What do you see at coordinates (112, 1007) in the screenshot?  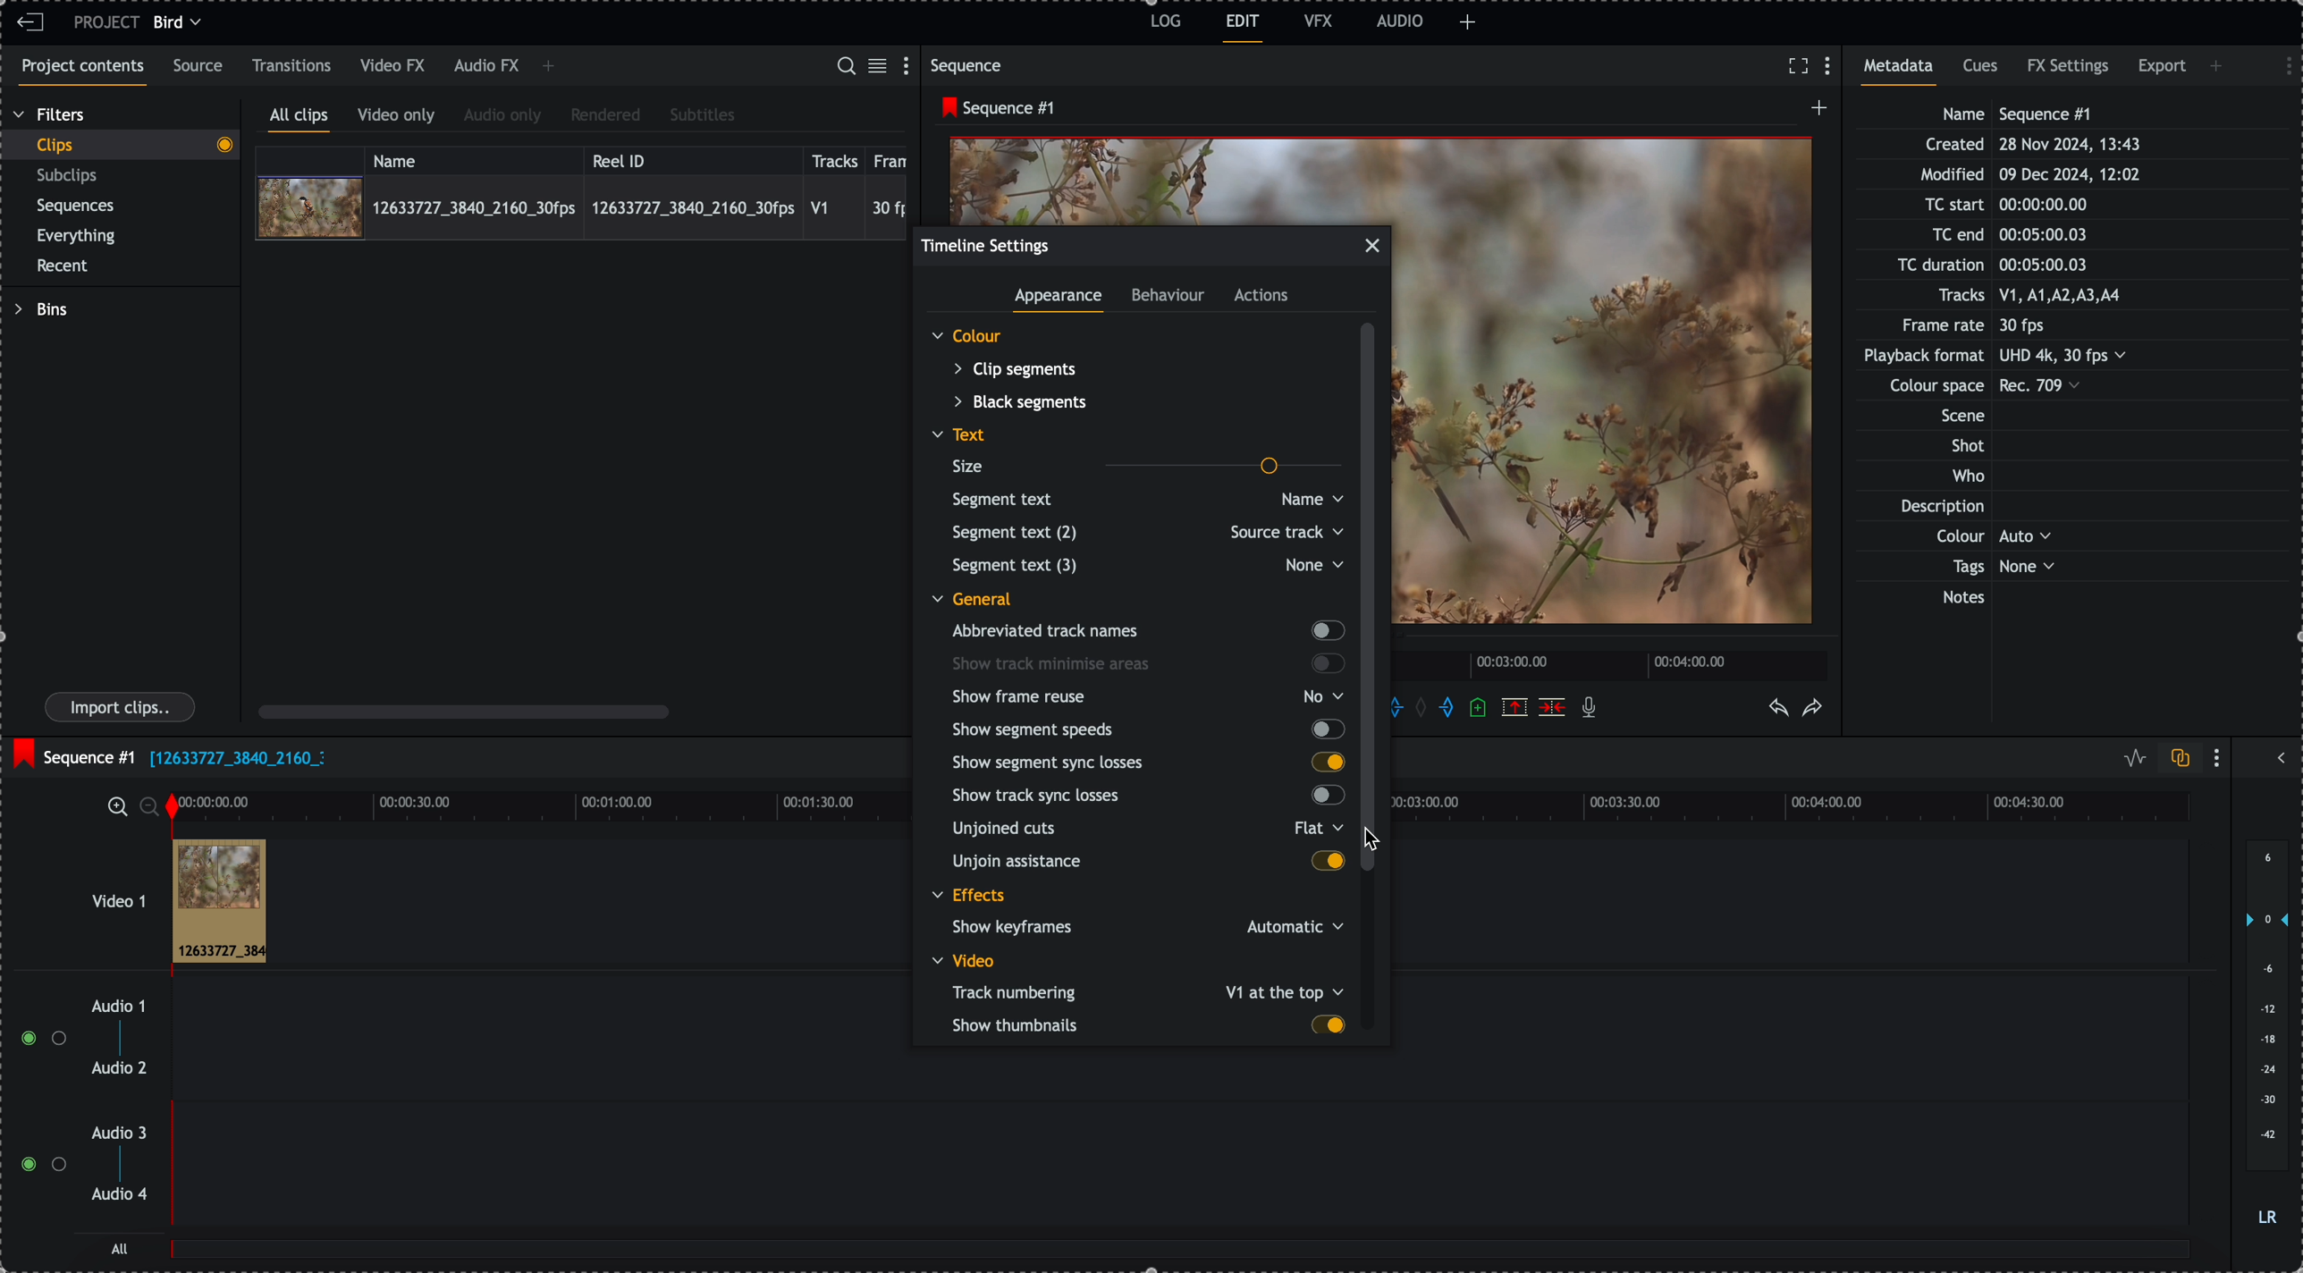 I see `audio 1` at bounding box center [112, 1007].